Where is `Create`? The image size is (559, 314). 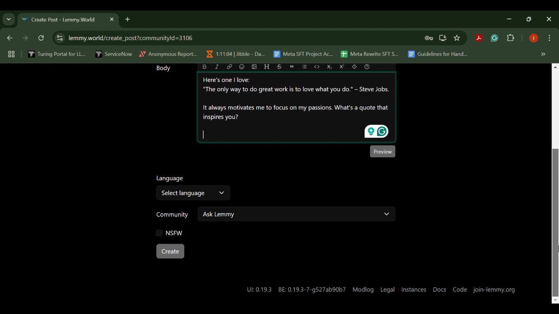
Create is located at coordinates (170, 252).